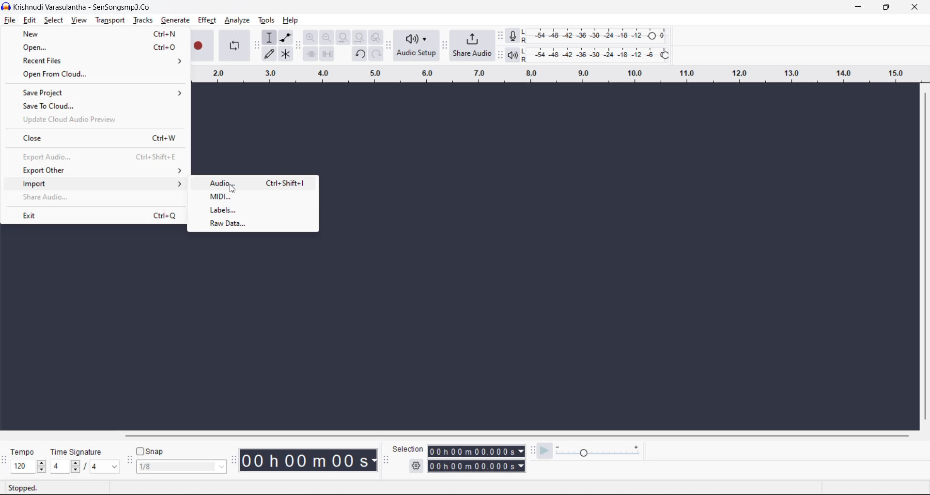  I want to click on midi, so click(259, 197).